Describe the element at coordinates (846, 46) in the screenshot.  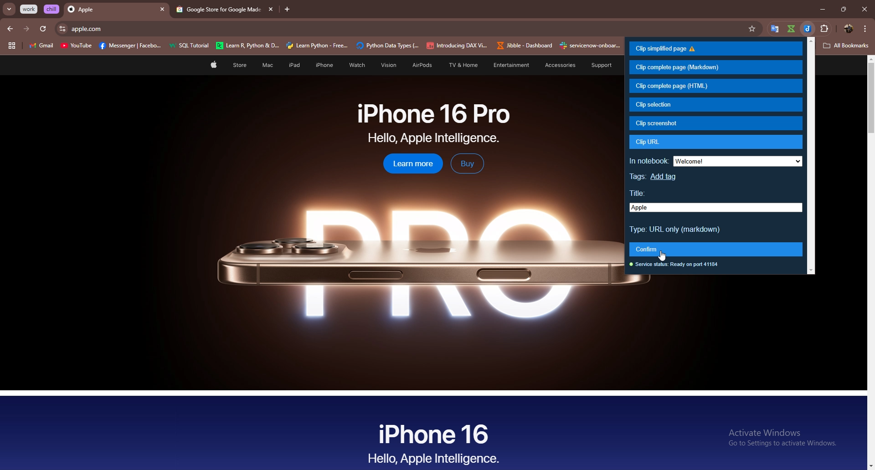
I see `all bookmarks` at that location.